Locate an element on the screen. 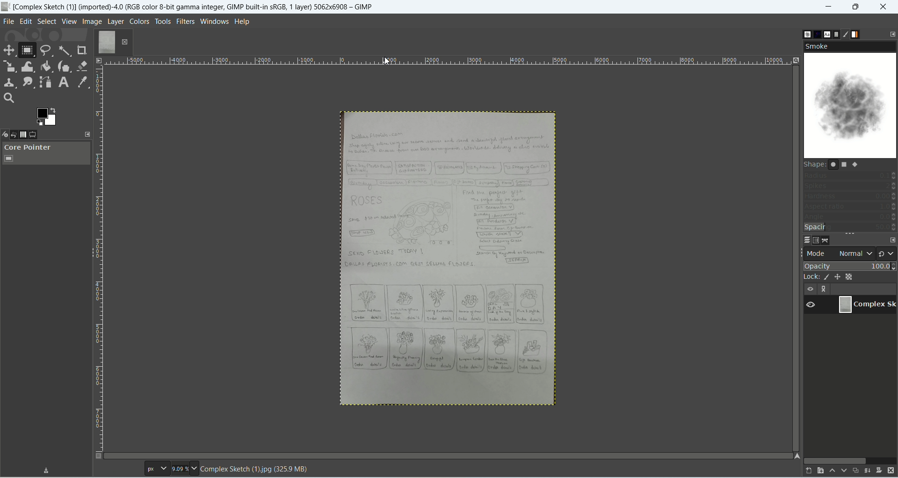 This screenshot has height=478, width=898. cursor is located at coordinates (12, 28).